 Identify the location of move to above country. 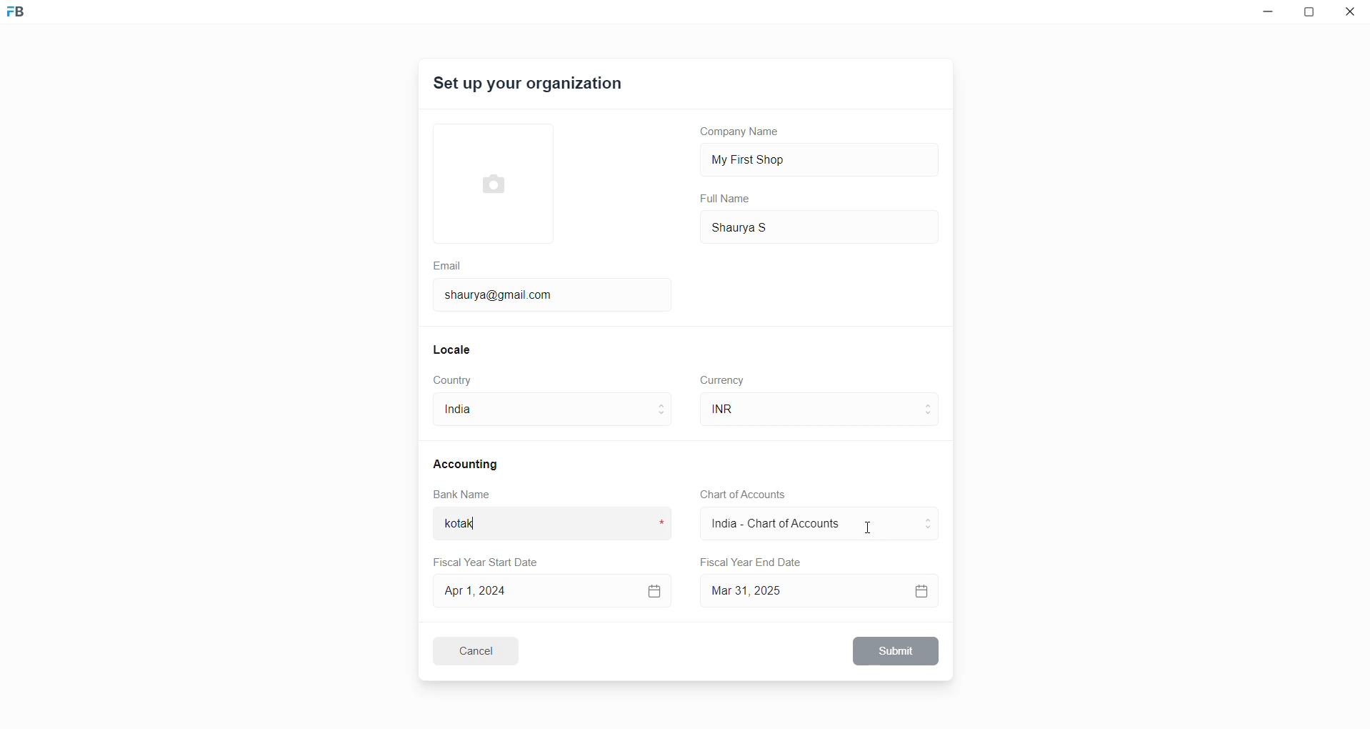
(664, 404).